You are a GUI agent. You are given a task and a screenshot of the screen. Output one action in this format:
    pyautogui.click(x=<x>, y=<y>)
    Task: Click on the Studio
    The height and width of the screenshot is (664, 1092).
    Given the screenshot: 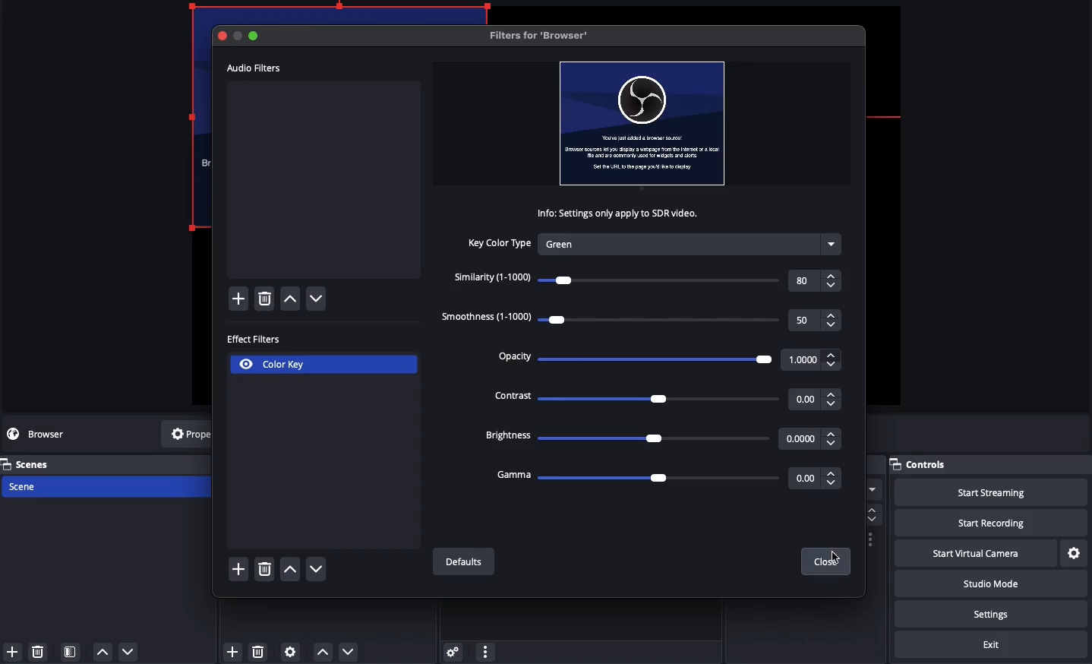 What is the action you would take?
    pyautogui.click(x=989, y=583)
    